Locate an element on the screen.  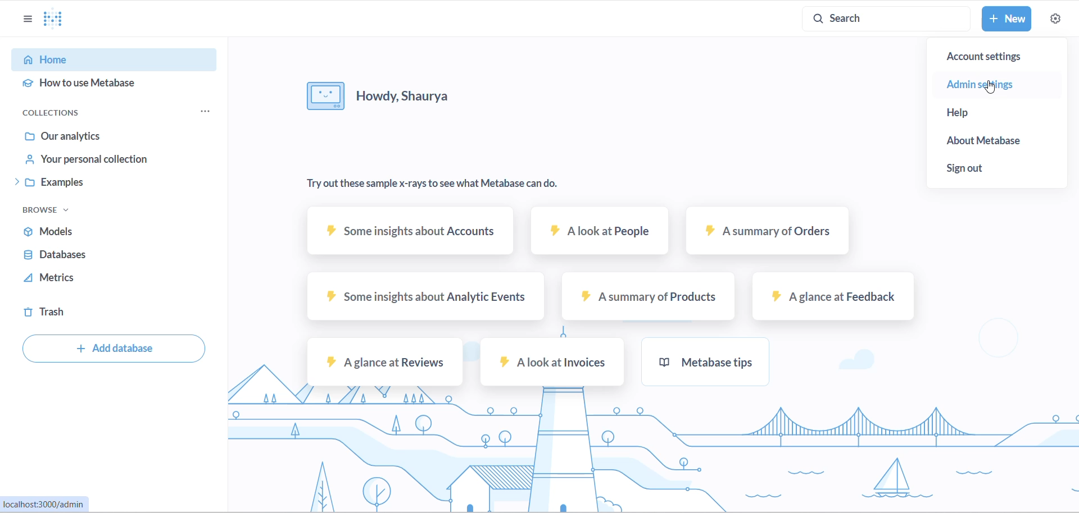
admin settings is located at coordinates (1006, 84).